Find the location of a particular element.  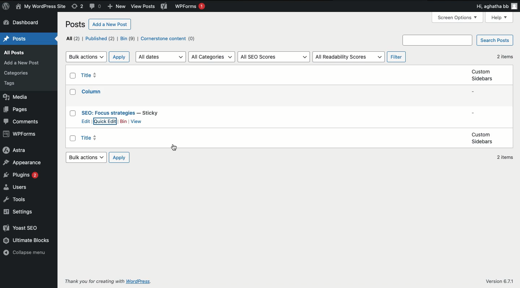

Yoast SEO is located at coordinates (20, 227).